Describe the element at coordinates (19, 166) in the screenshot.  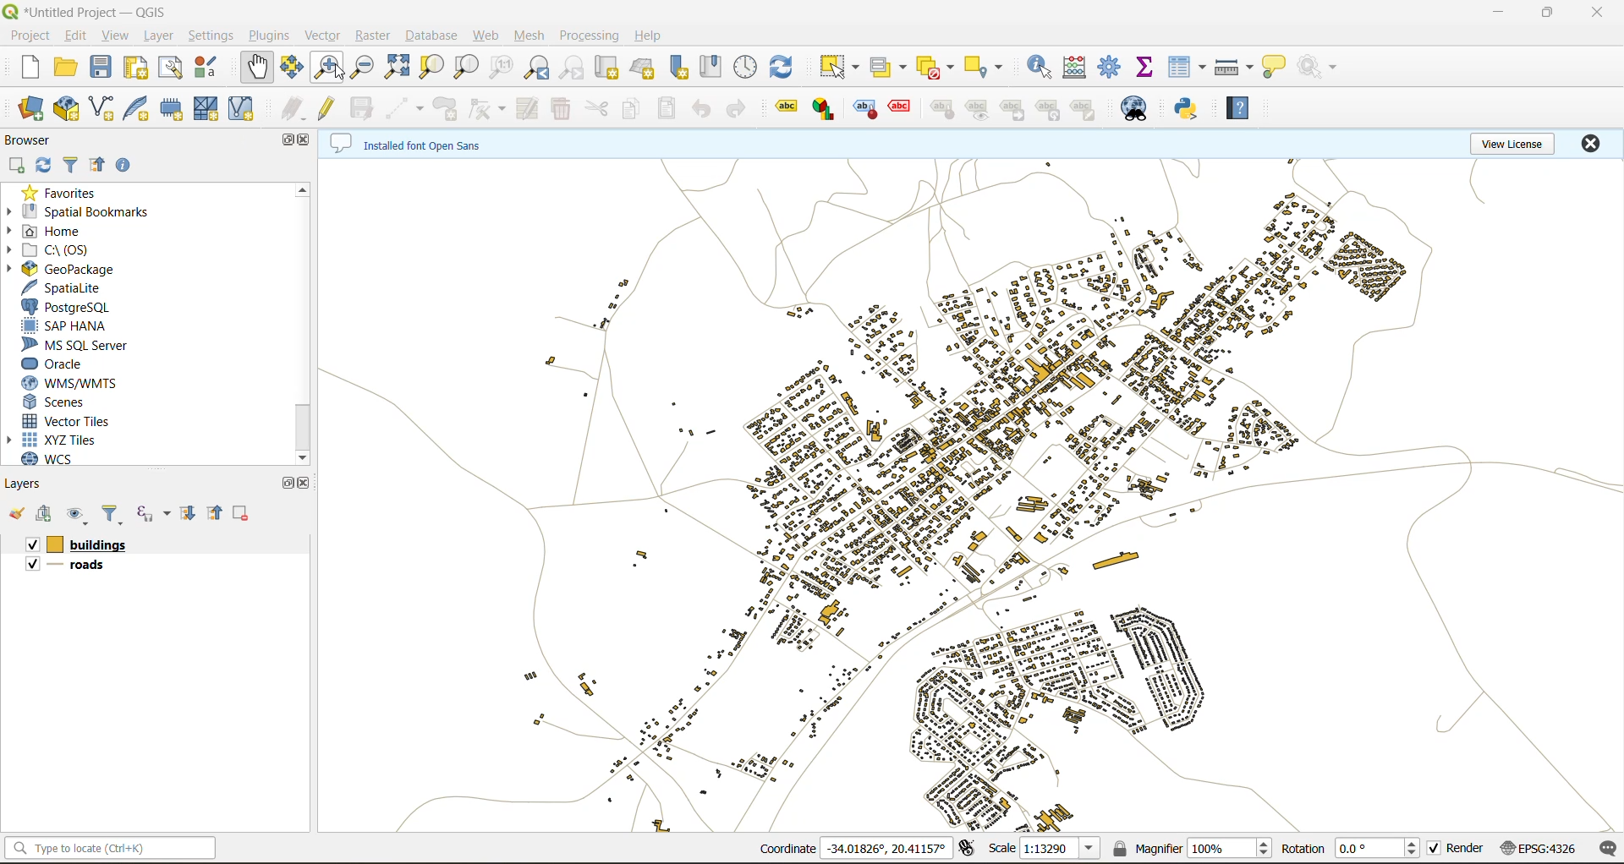
I see `add` at that location.